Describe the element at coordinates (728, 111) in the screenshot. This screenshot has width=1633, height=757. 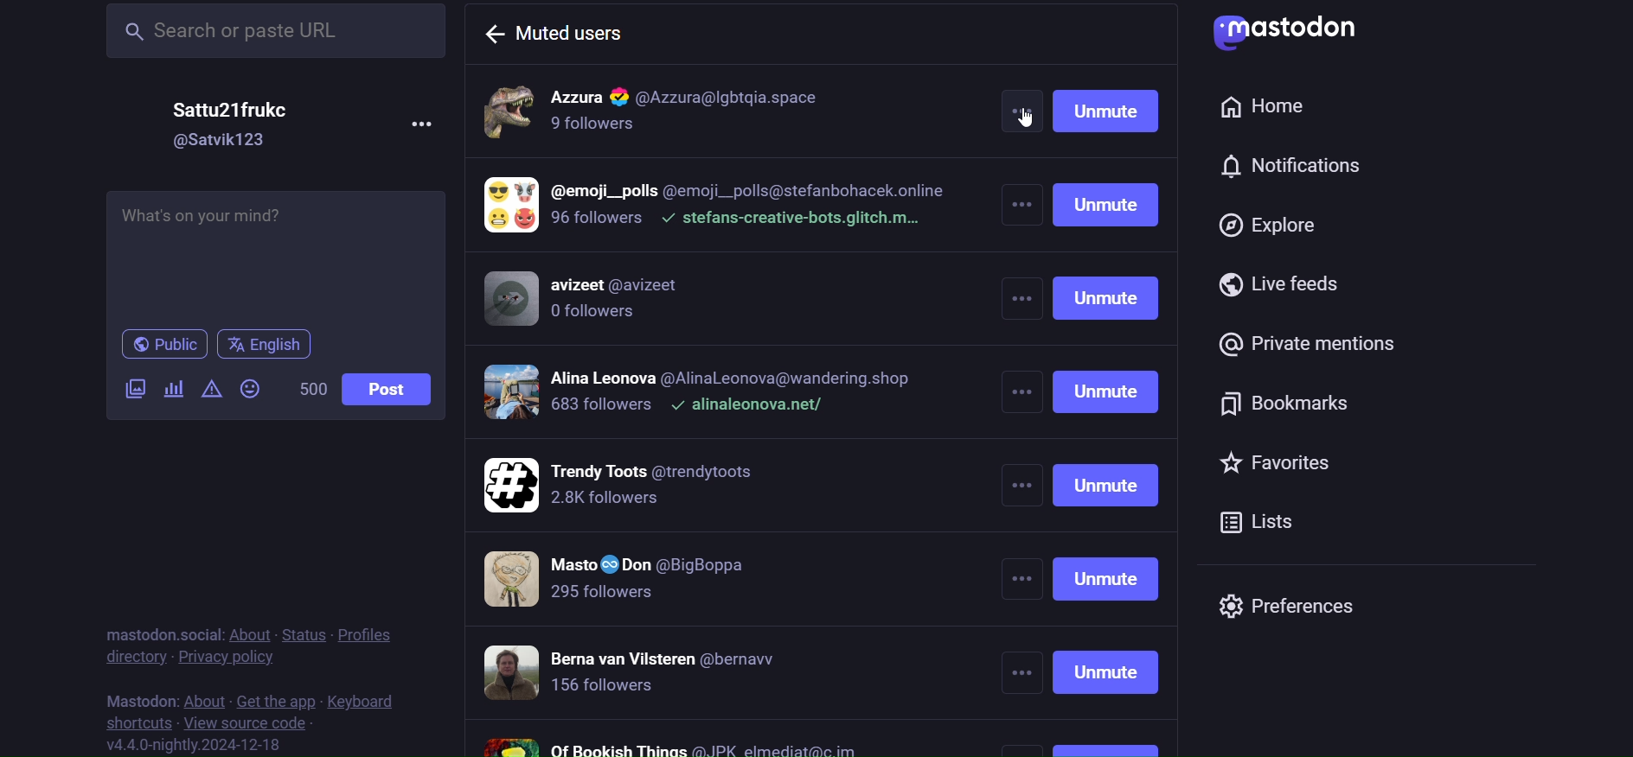
I see `muted accounts 1` at that location.